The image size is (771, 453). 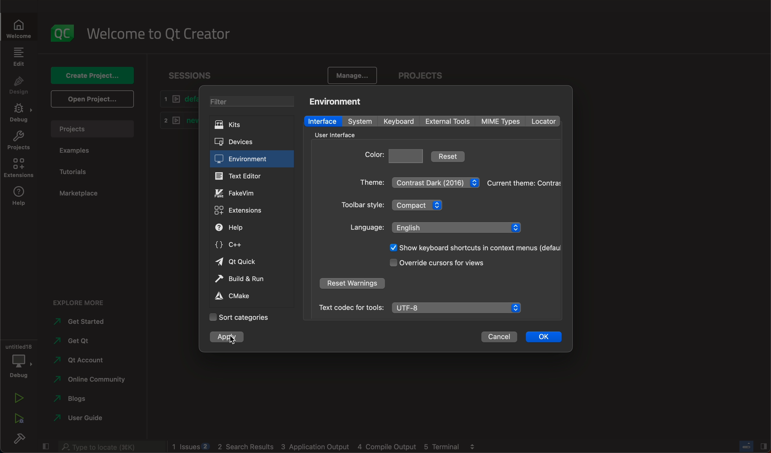 I want to click on reset, so click(x=450, y=156).